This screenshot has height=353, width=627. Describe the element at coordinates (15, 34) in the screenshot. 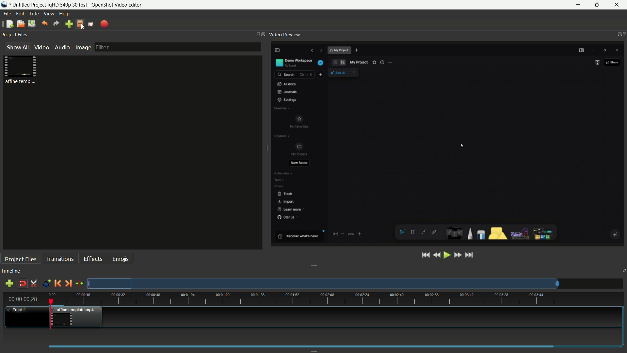

I see `project files` at that location.